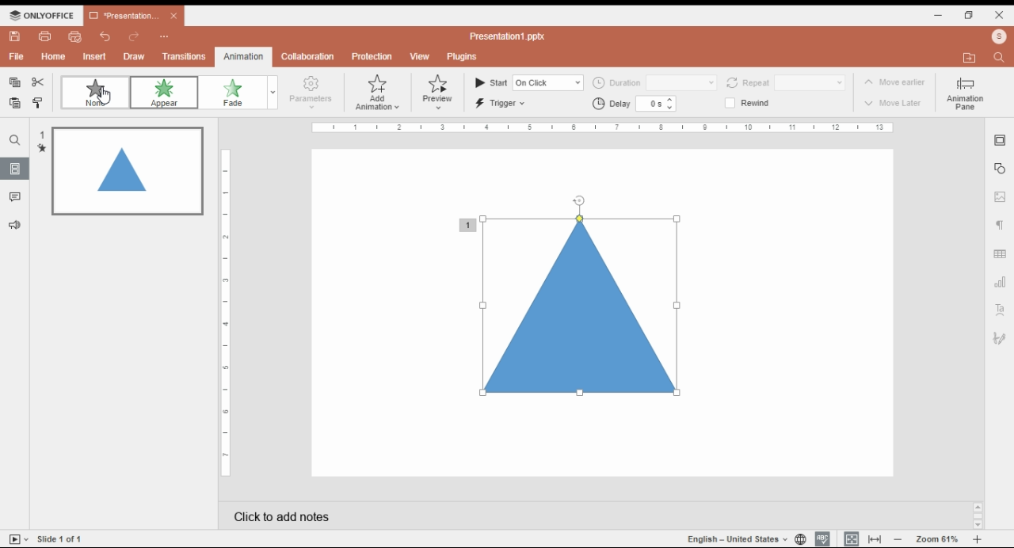  Describe the element at coordinates (965, 95) in the screenshot. I see `animation pane` at that location.